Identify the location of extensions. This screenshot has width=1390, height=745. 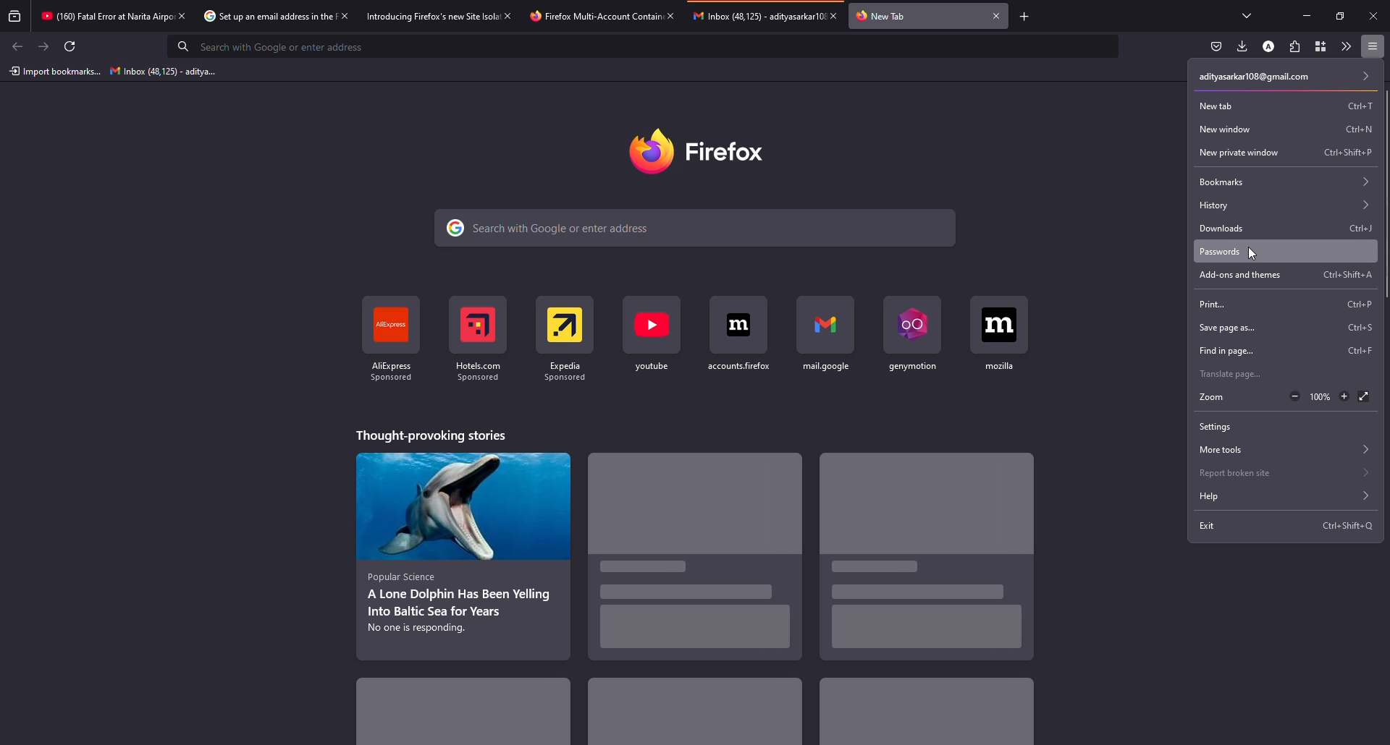
(1294, 46).